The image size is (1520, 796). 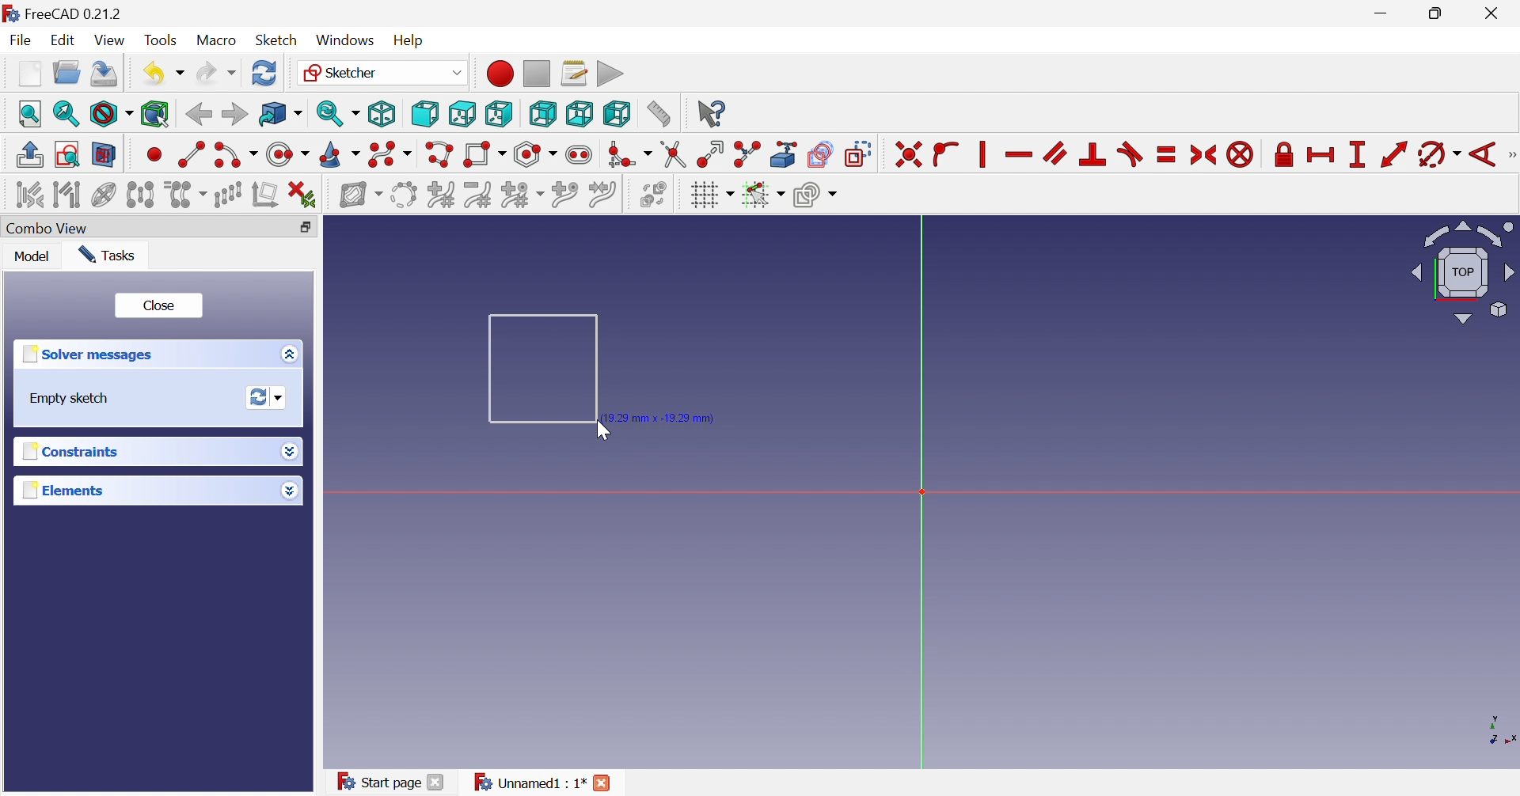 What do you see at coordinates (610, 74) in the screenshot?
I see `Execute macro` at bounding box center [610, 74].